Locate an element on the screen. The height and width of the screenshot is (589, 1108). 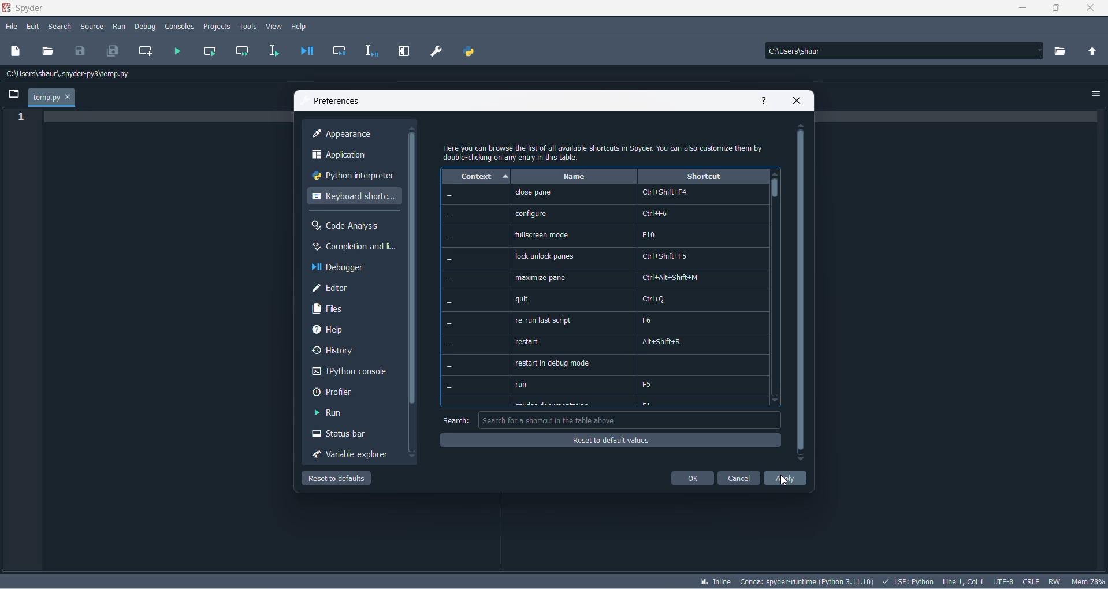
memory usage is located at coordinates (1090, 581).